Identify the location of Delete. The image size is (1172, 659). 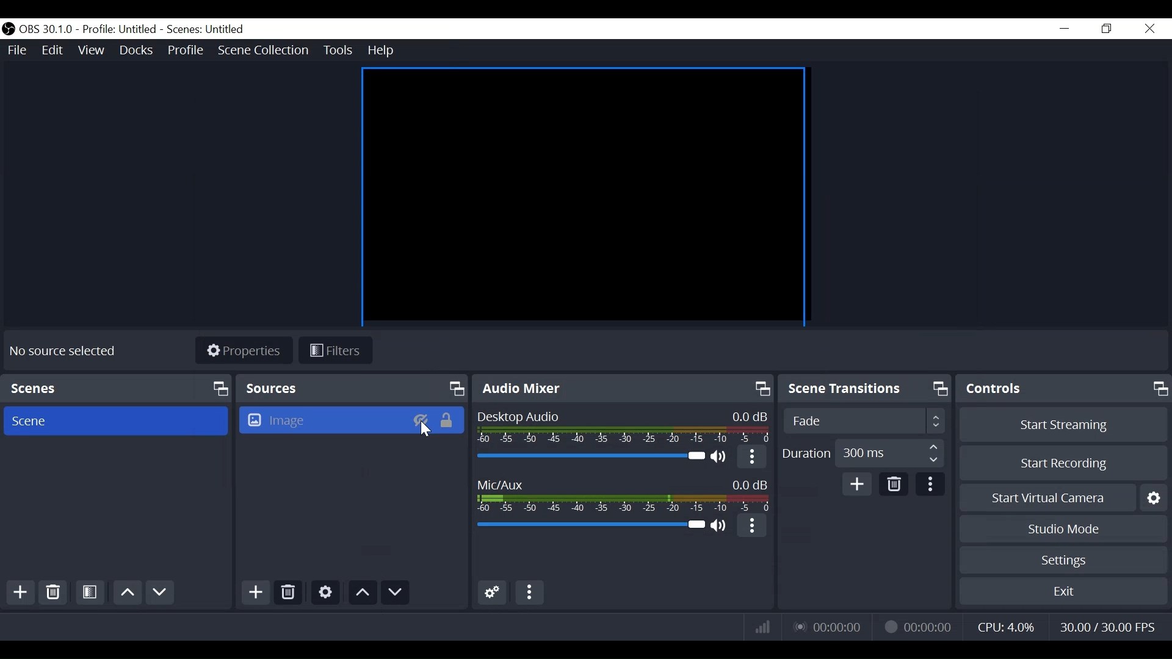
(52, 592).